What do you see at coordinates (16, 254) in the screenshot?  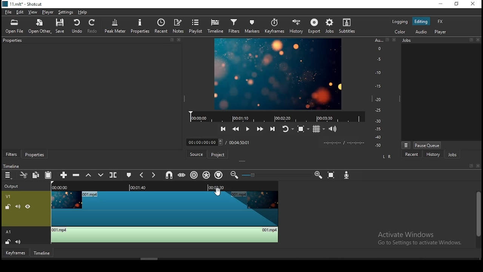 I see `keyframes` at bounding box center [16, 254].